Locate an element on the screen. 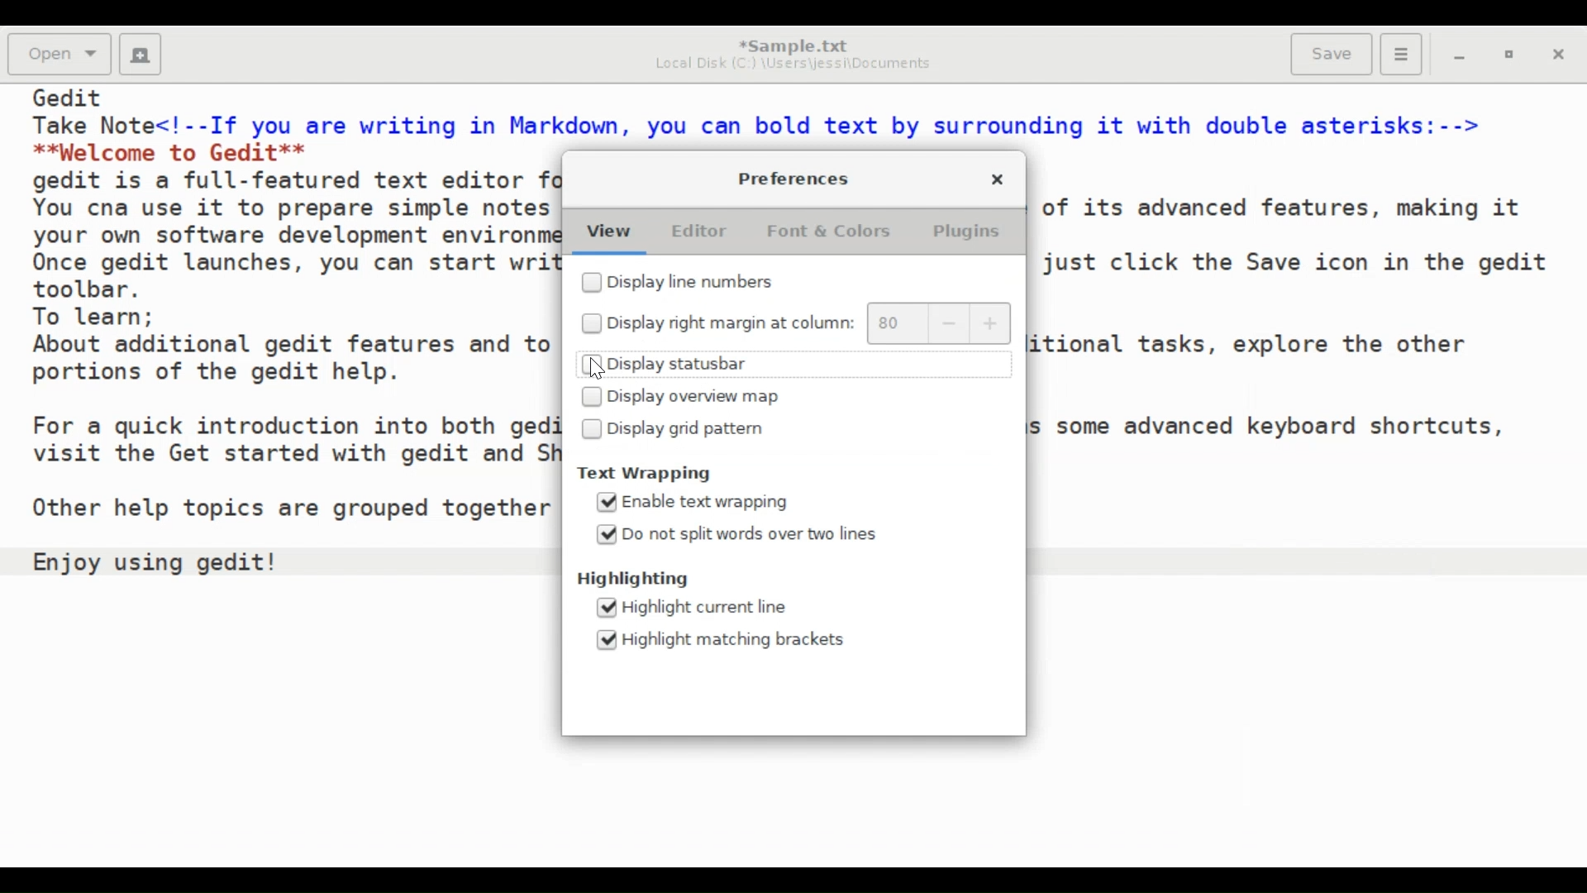 Image resolution: width=1587 pixels, height=893 pixels. Save is located at coordinates (1331, 55).